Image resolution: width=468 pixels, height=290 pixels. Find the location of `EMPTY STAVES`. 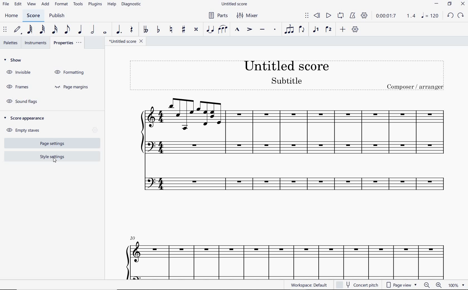

EMPTY STAVES is located at coordinates (25, 129).